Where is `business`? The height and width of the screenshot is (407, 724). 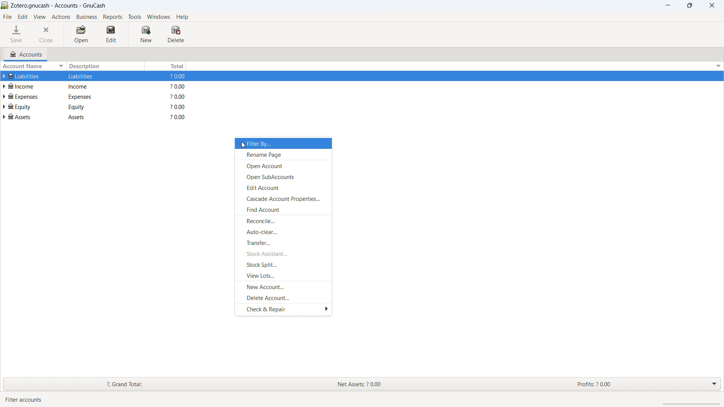
business is located at coordinates (87, 17).